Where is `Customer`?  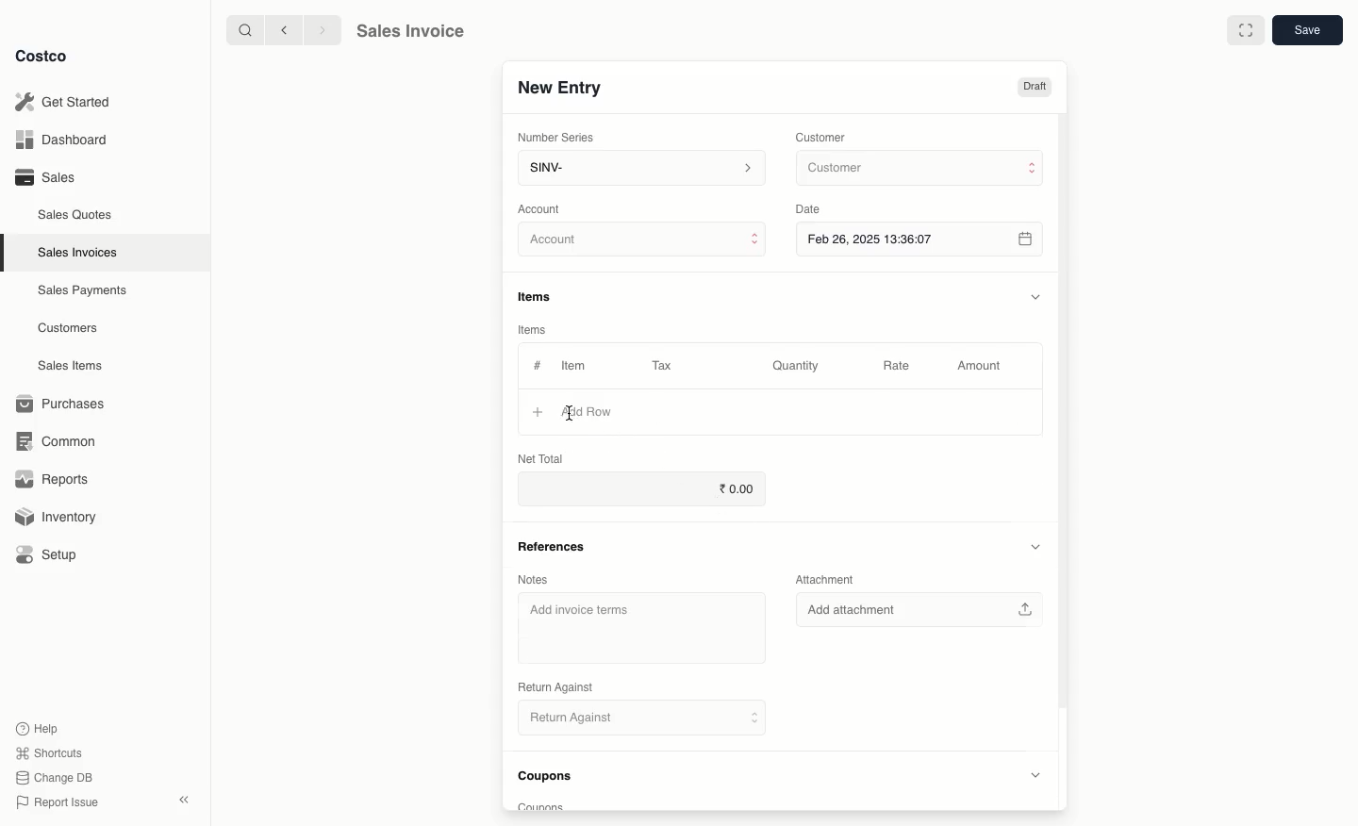 Customer is located at coordinates (823, 136).